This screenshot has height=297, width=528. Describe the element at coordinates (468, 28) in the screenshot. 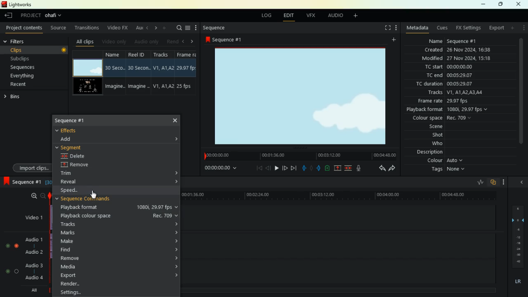

I see `fx settings` at that location.